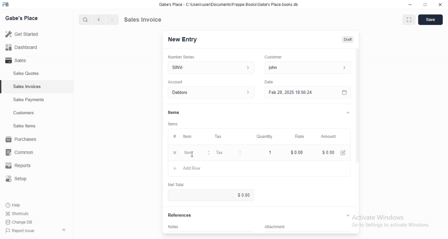  Describe the element at coordinates (20, 180) in the screenshot. I see `Setup` at that location.